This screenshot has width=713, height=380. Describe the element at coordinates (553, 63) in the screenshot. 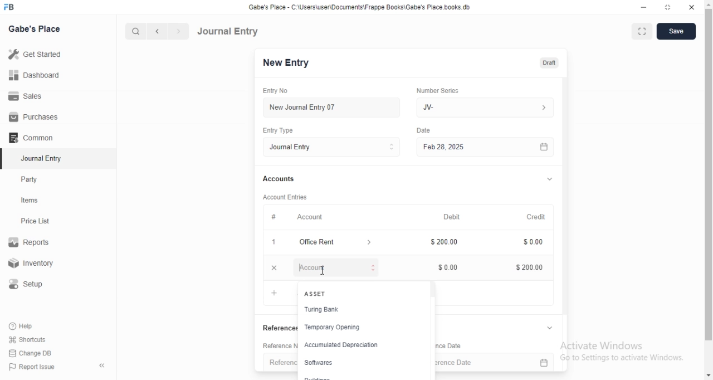

I see `Draft` at that location.